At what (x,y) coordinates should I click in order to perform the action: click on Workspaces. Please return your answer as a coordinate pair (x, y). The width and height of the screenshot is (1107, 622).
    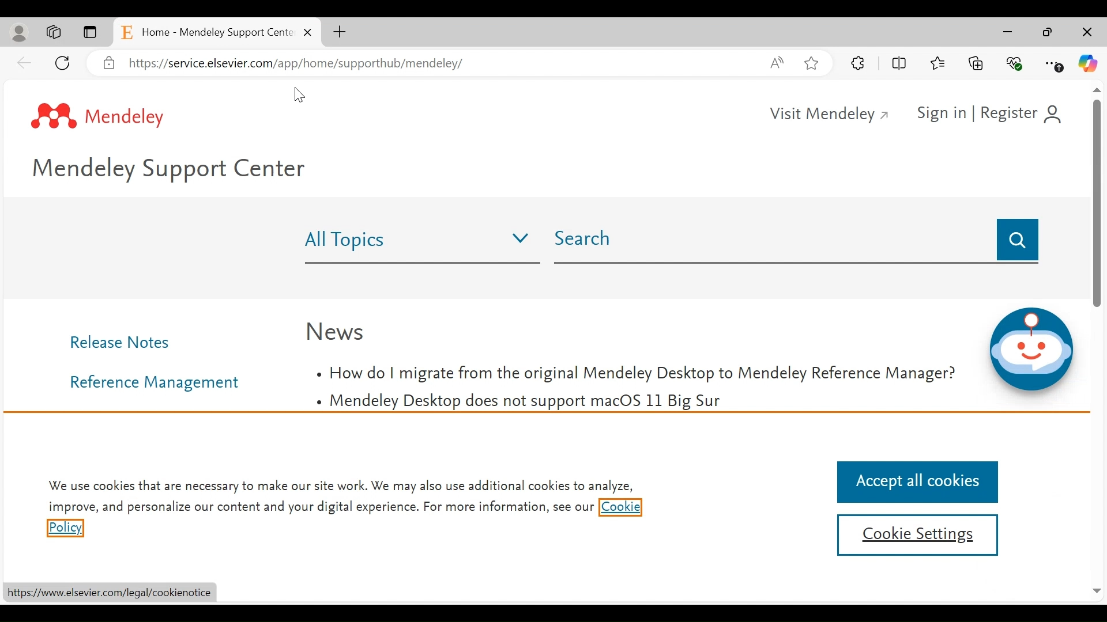
    Looking at the image, I should click on (54, 33).